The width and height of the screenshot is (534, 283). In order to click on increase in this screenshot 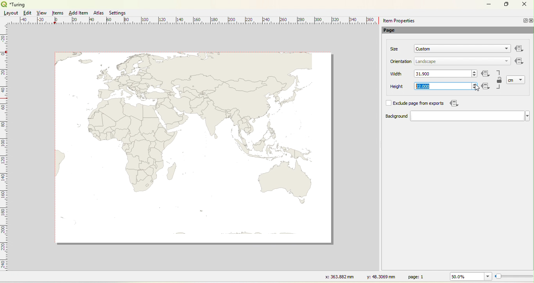, I will do `click(475, 71)`.